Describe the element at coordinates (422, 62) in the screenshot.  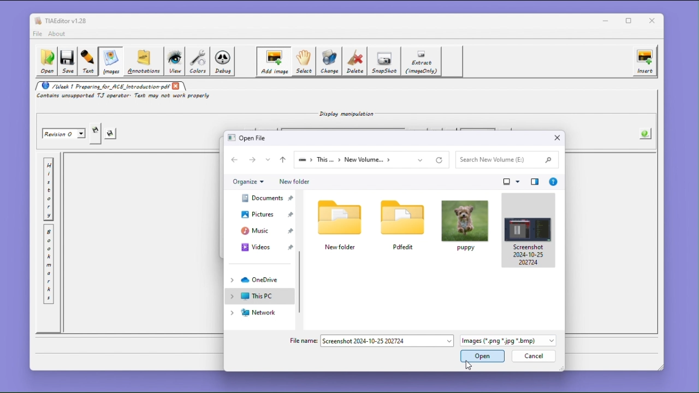
I see `Extract (image only)` at that location.